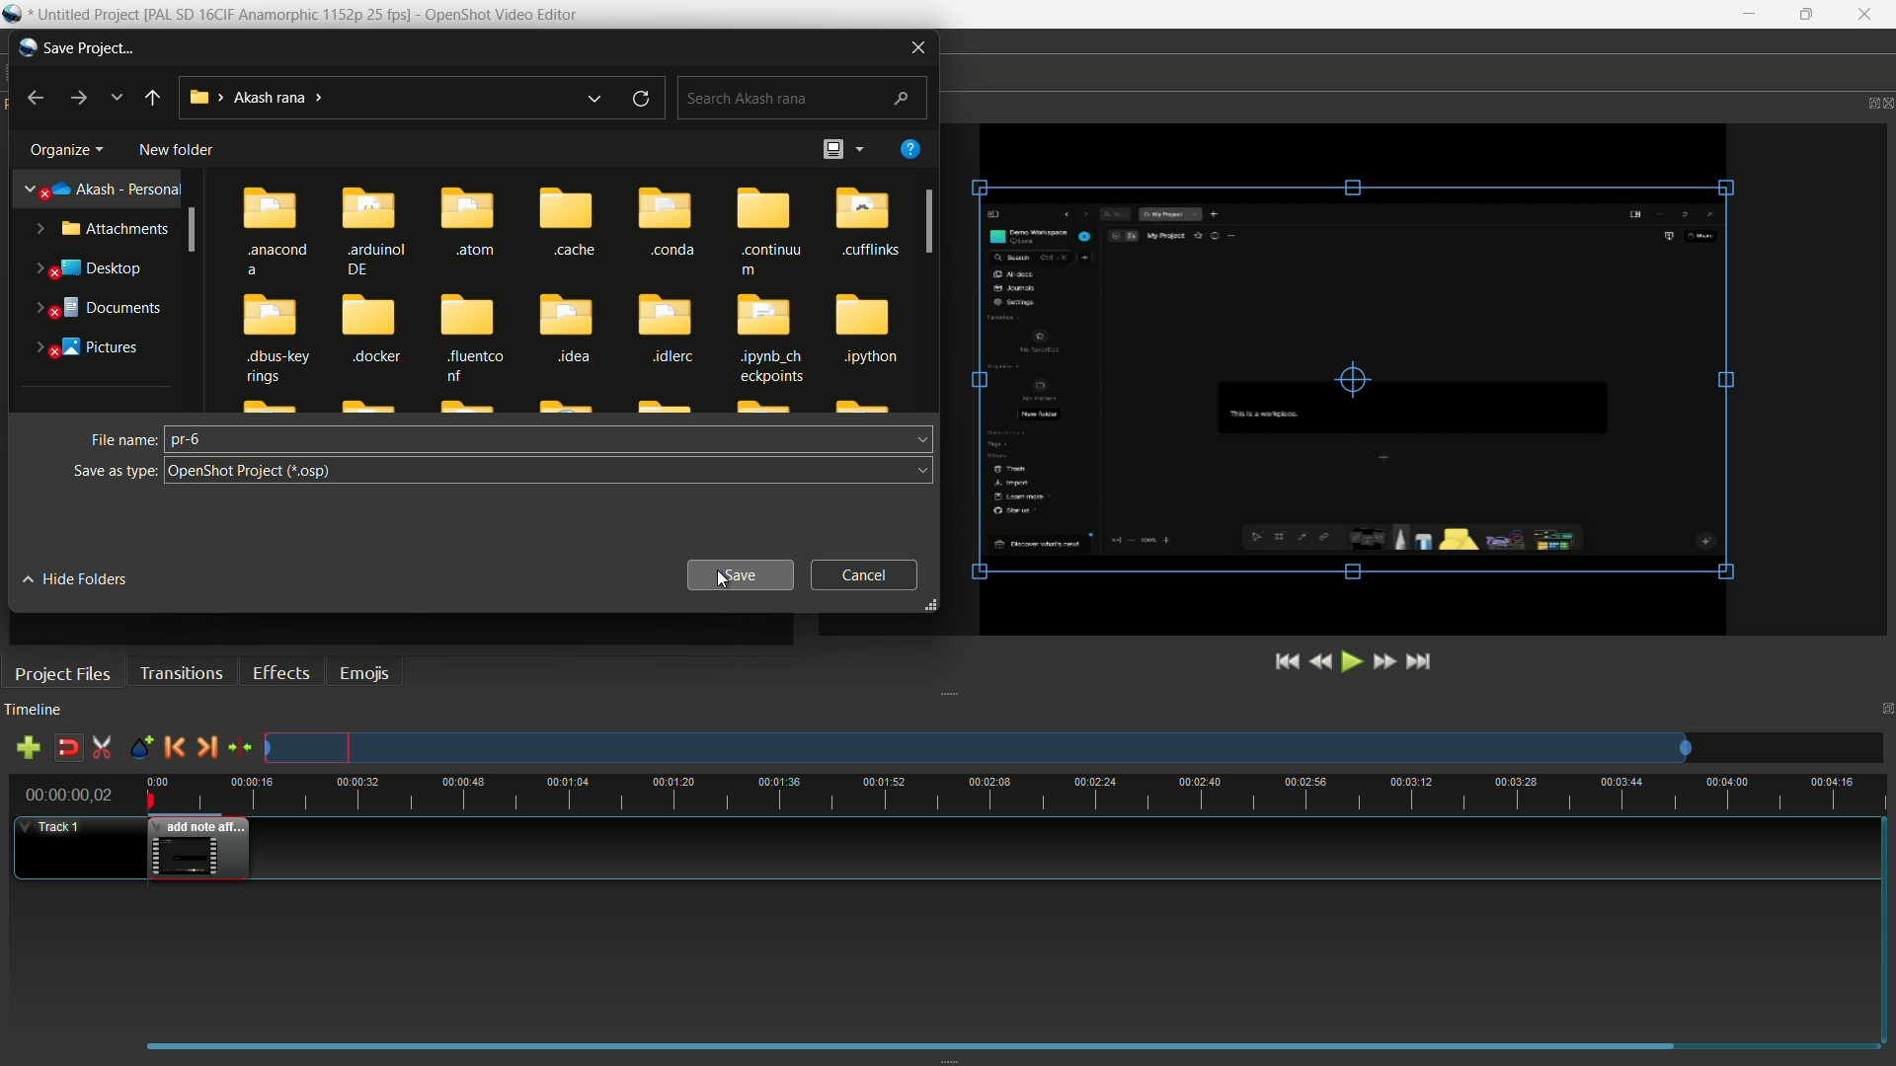 This screenshot has width=1896, height=1066. Describe the element at coordinates (365, 672) in the screenshot. I see `emojis` at that location.